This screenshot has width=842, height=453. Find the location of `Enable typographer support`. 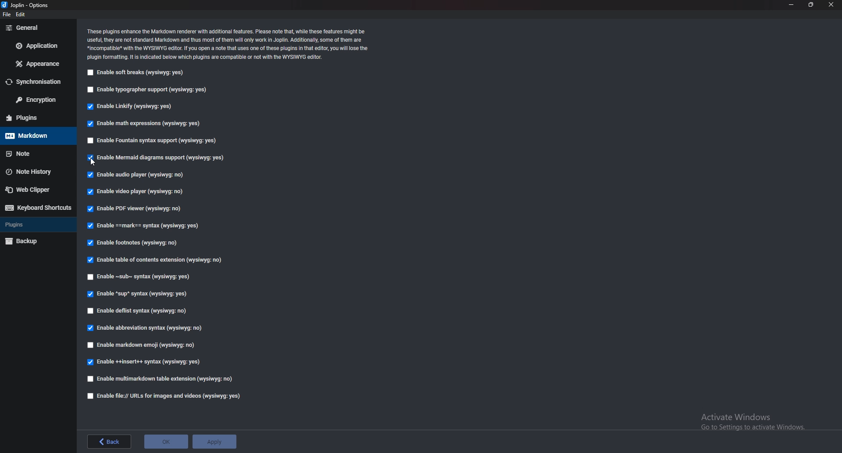

Enable typographer support is located at coordinates (155, 89).